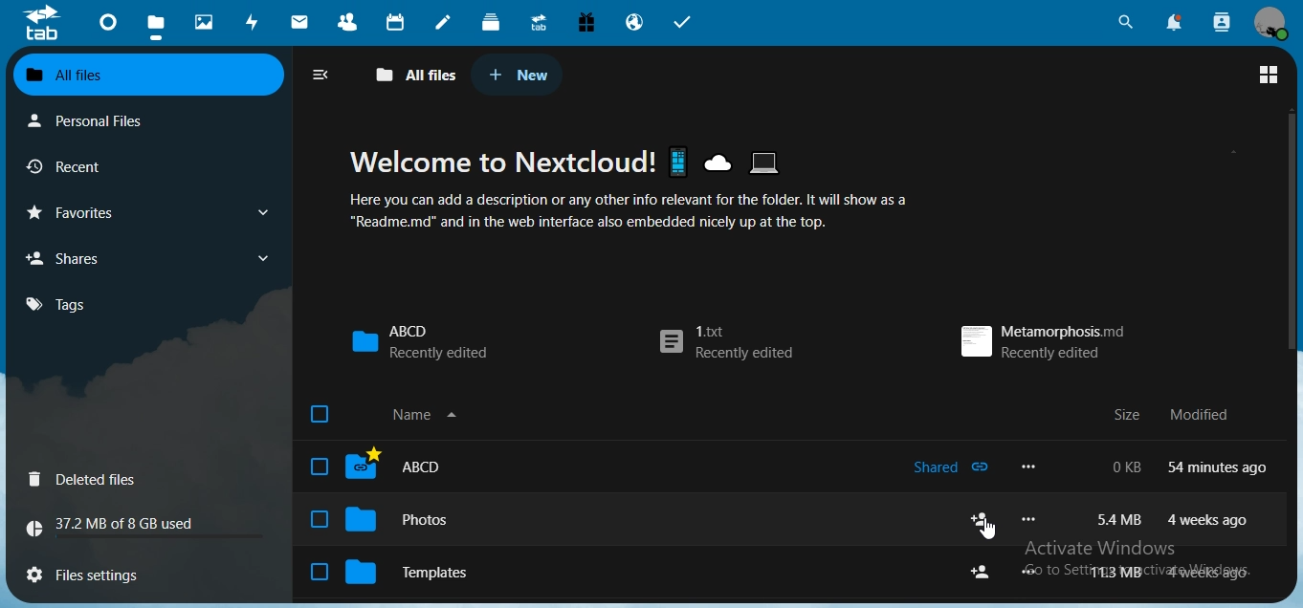 The width and height of the screenshot is (1303, 608). Describe the element at coordinates (989, 531) in the screenshot. I see `` at that location.